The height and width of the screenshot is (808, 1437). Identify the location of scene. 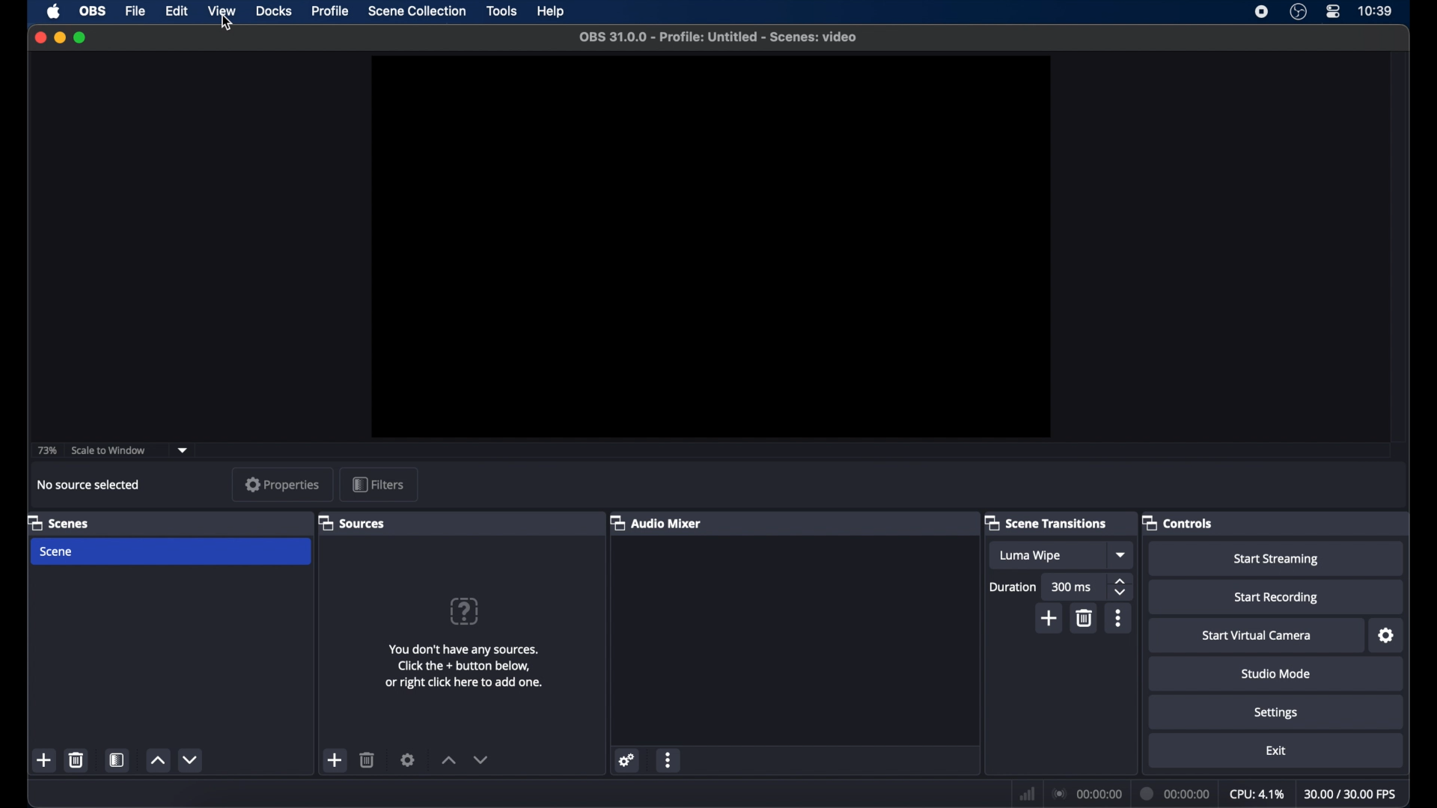
(171, 551).